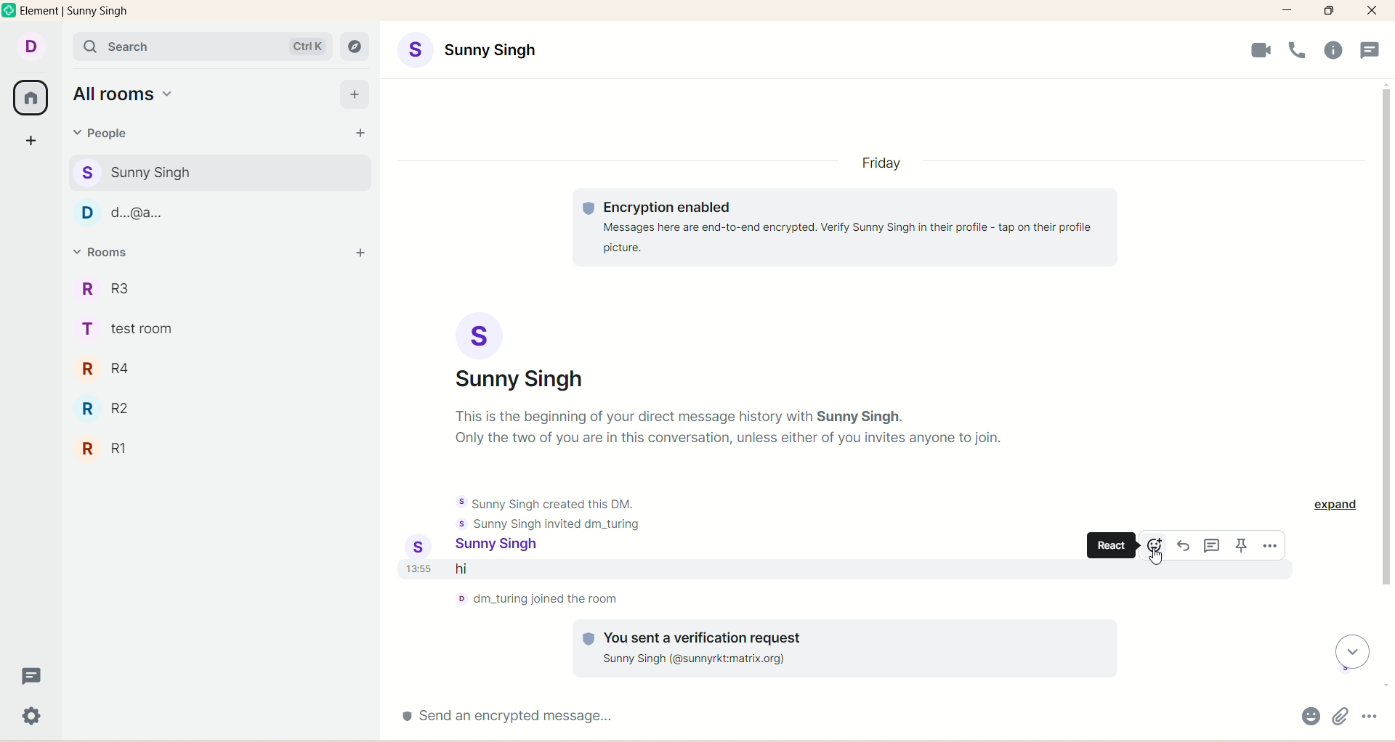 Image resolution: width=1395 pixels, height=742 pixels. Describe the element at coordinates (1270, 545) in the screenshot. I see `options` at that location.